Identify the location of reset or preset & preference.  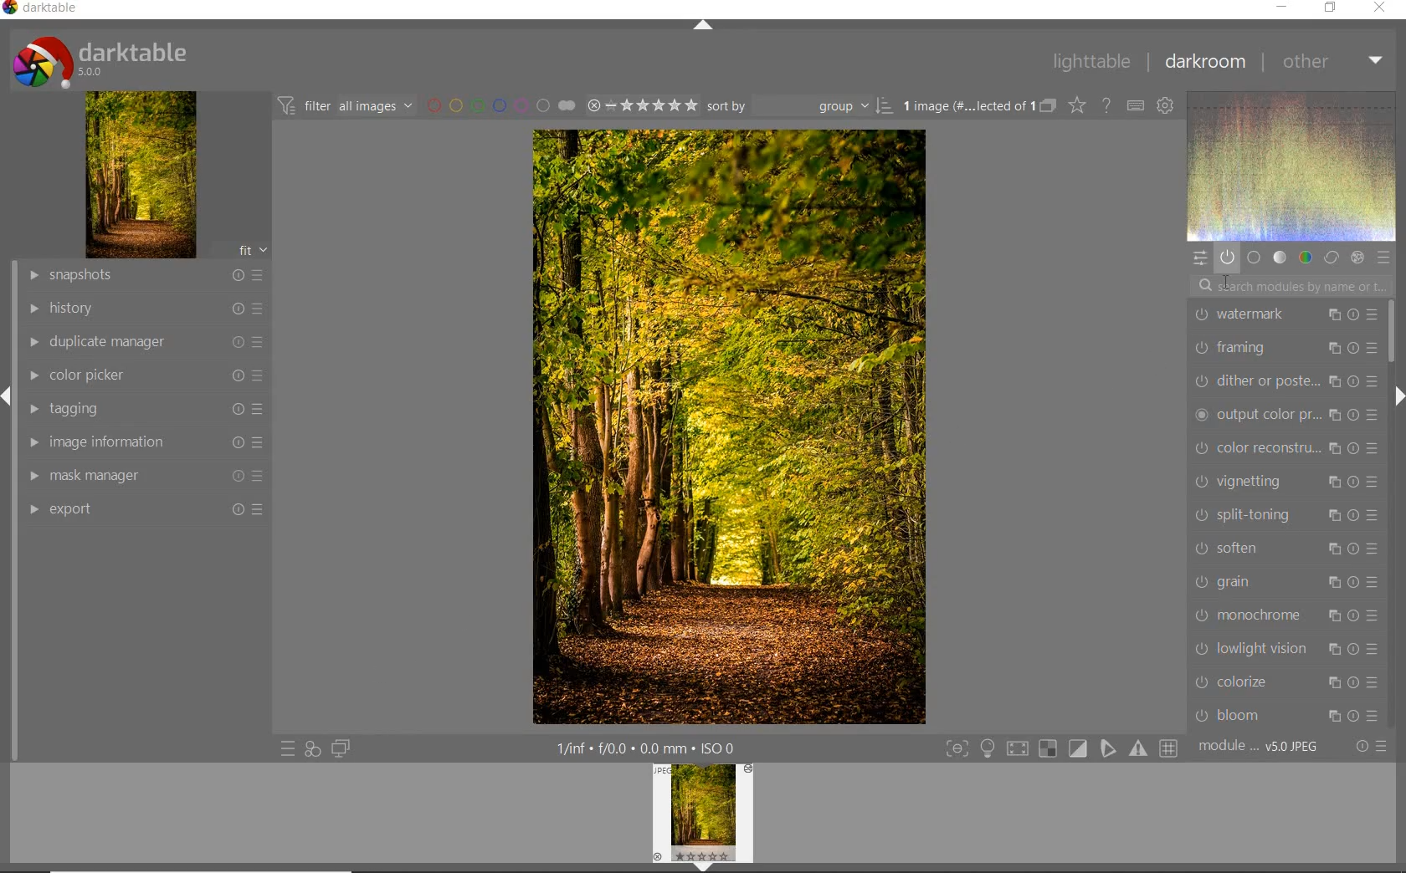
(1370, 747).